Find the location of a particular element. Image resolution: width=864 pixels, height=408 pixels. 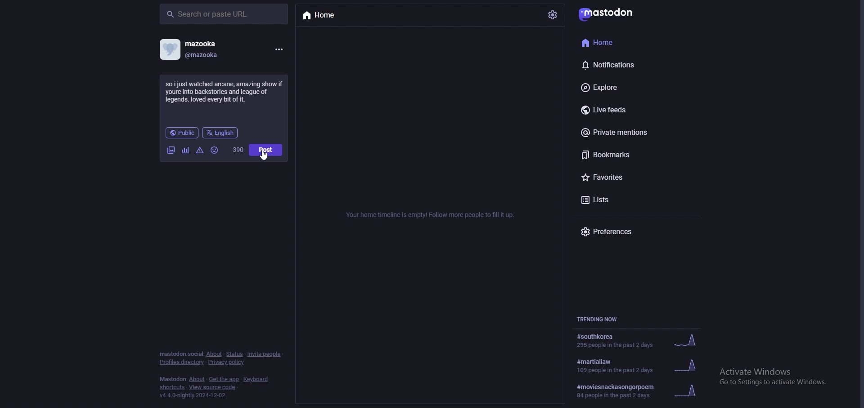

favourites is located at coordinates (621, 177).